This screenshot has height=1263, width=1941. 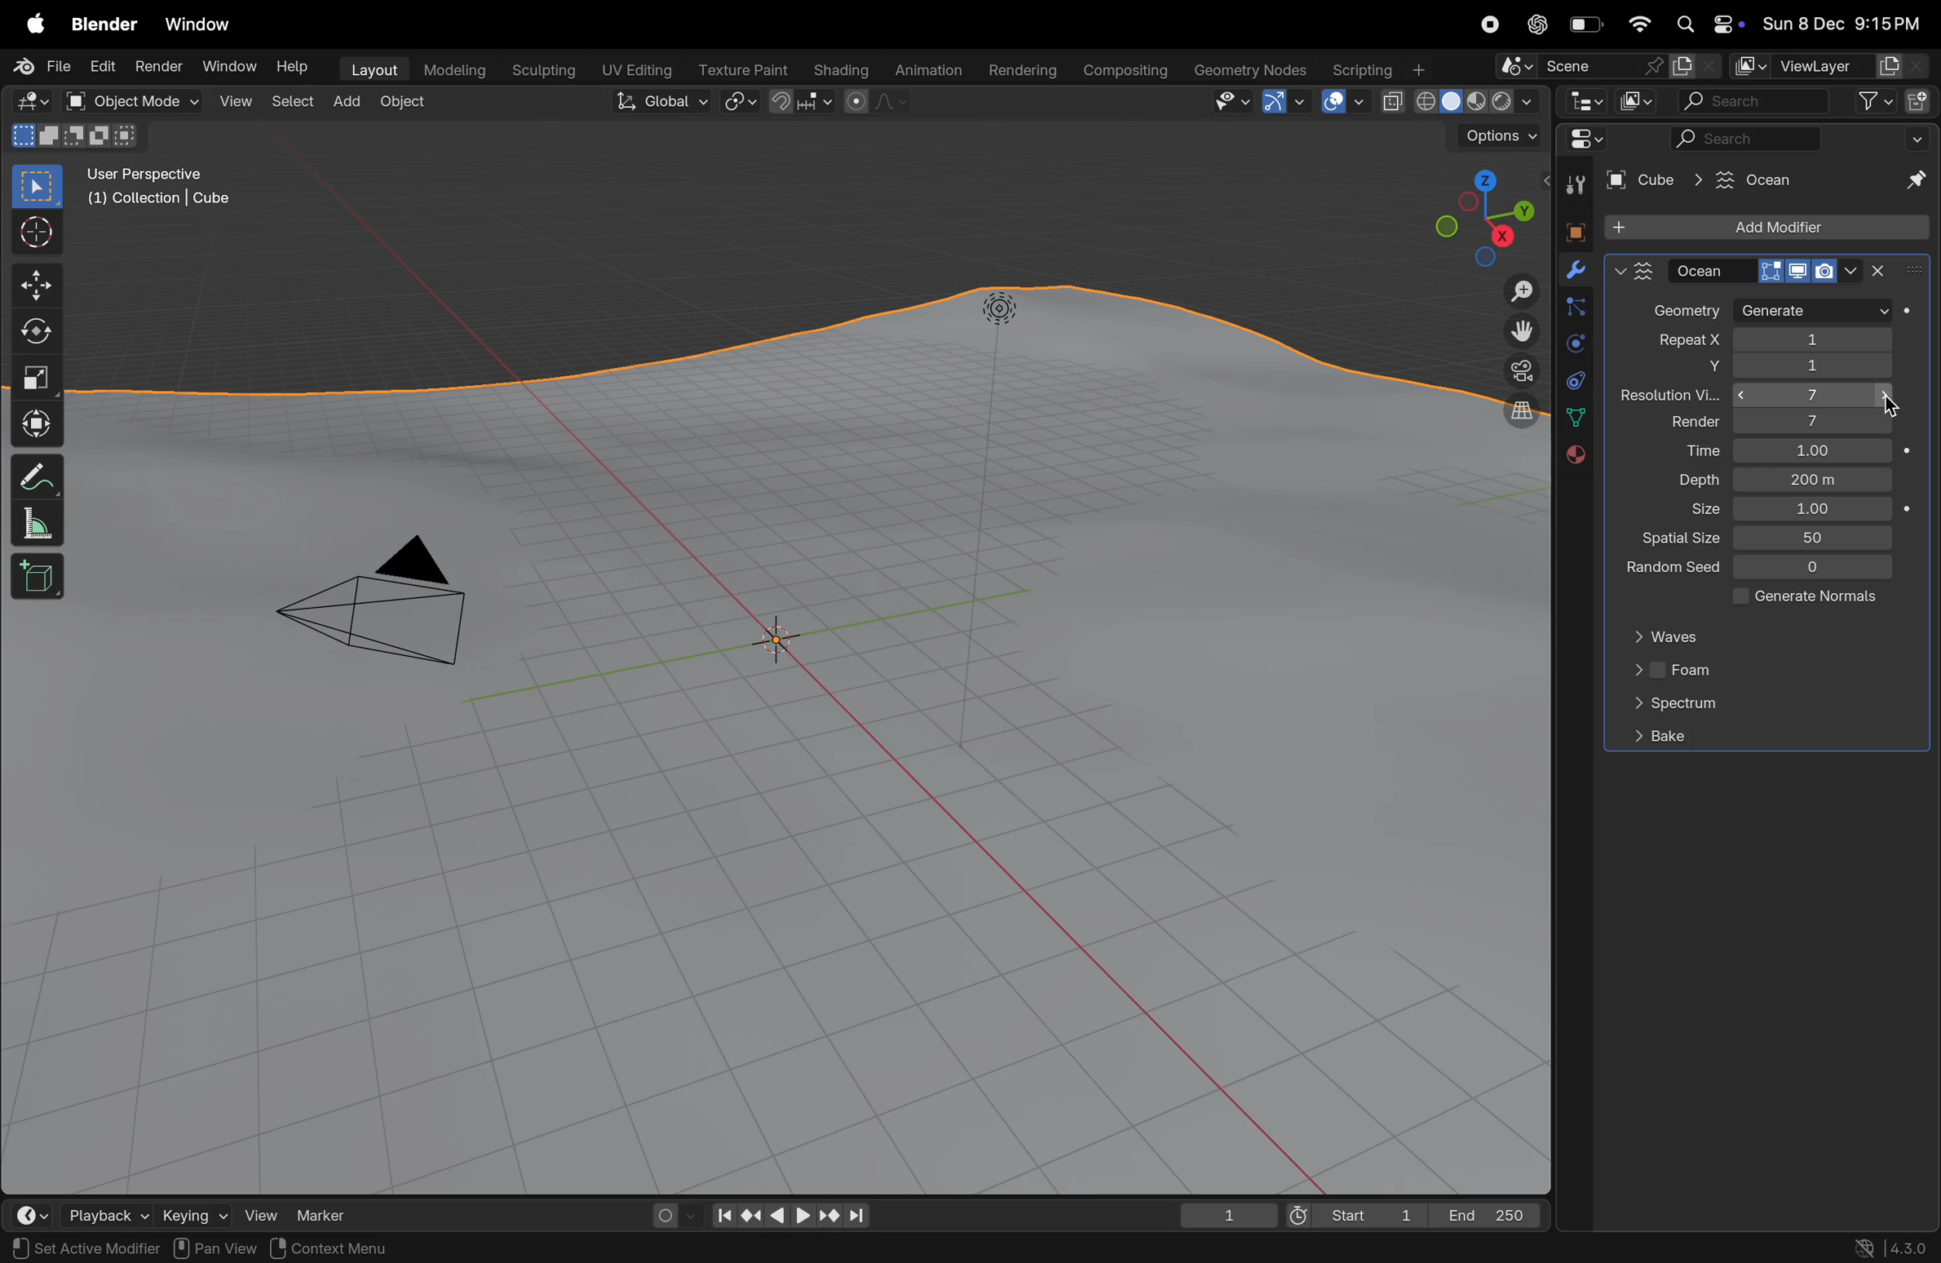 I want to click on drop down, so click(x=1921, y=138).